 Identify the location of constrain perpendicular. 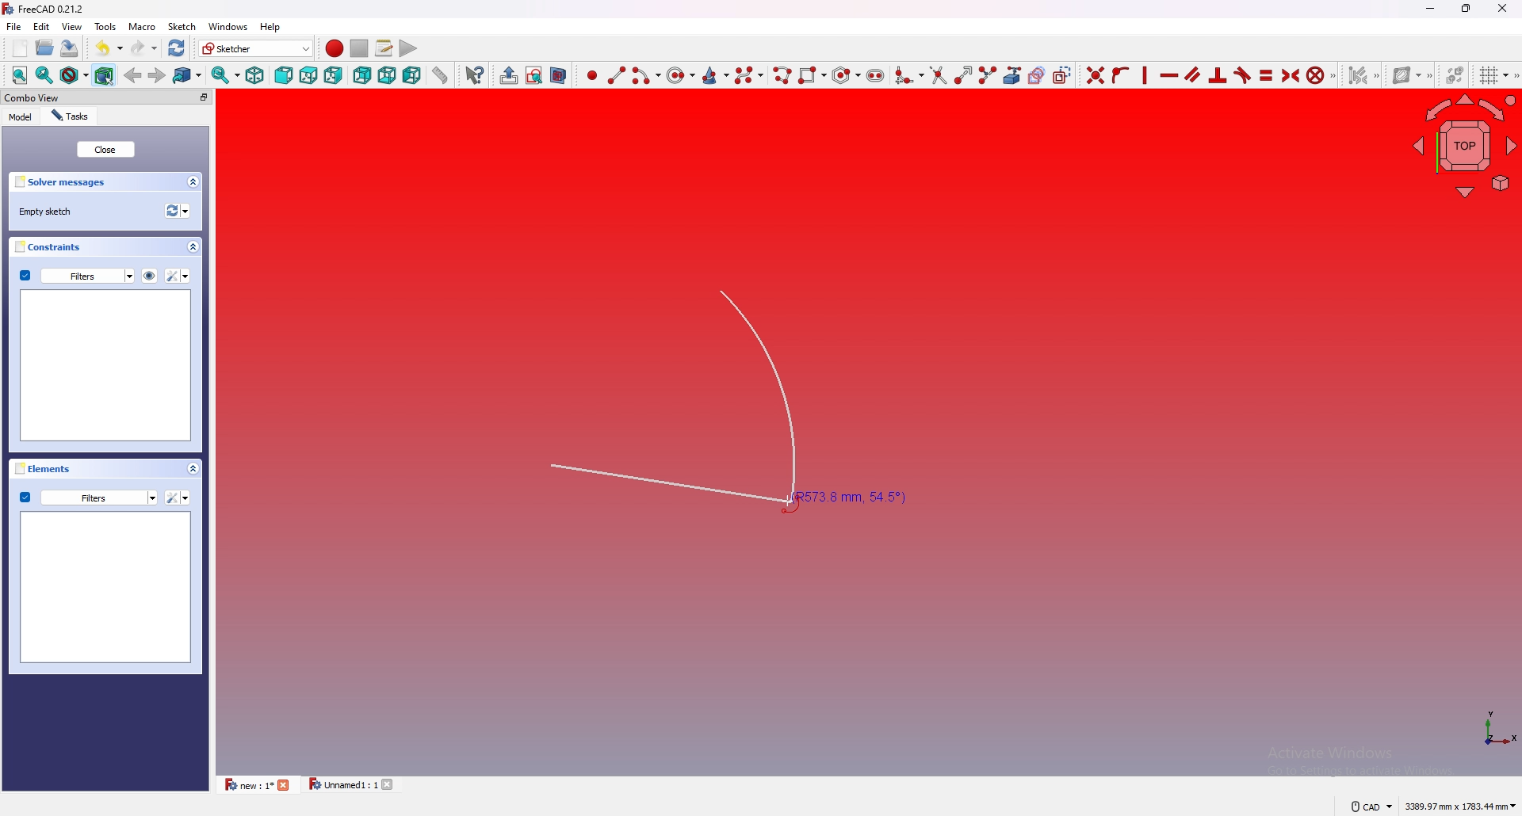
(1218, 76).